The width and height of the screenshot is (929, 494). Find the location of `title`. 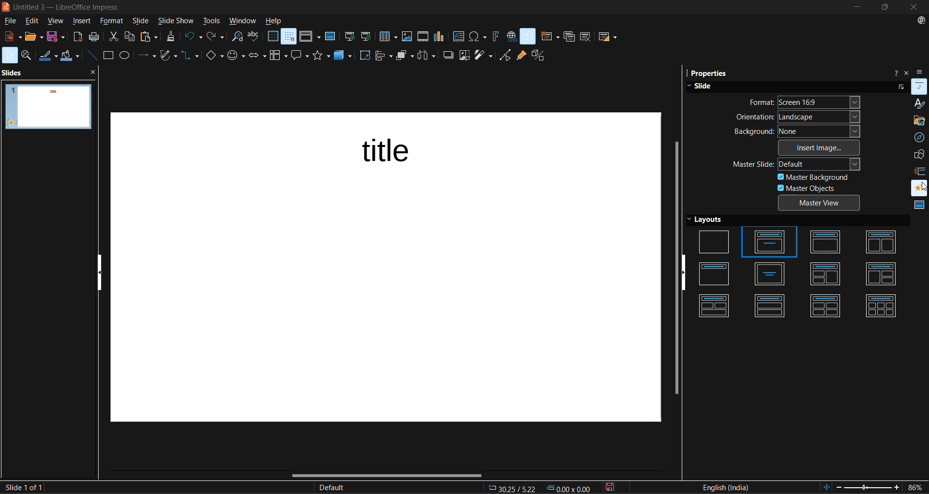

title is located at coordinates (388, 151).